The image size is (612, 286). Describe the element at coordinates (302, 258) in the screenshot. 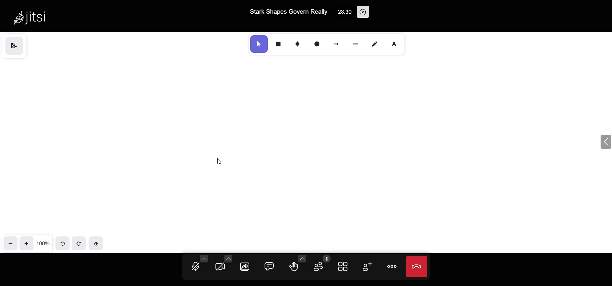

I see `more emoji` at that location.